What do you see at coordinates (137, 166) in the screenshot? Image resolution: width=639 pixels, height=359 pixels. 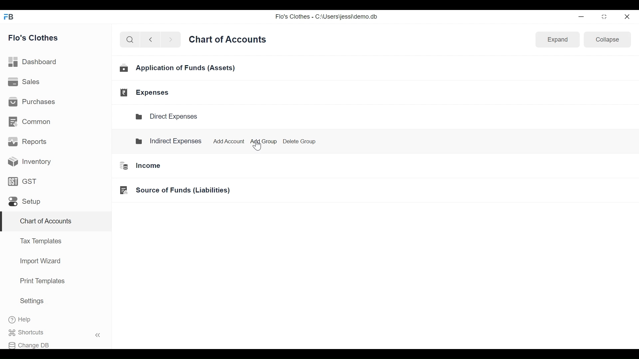 I see `Income` at bounding box center [137, 166].